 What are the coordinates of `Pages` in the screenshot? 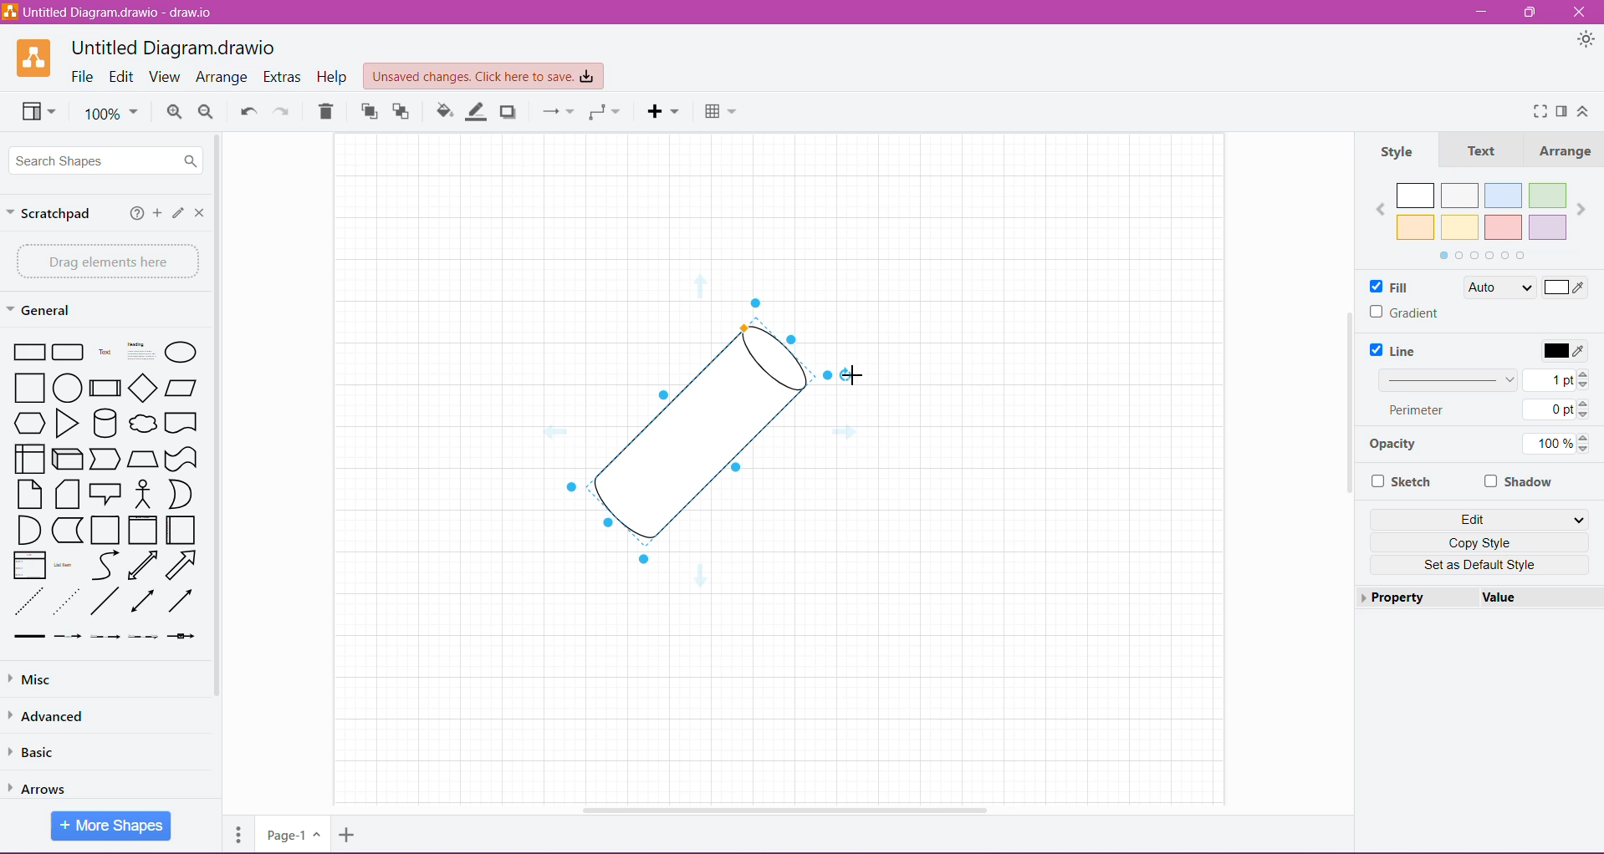 It's located at (237, 838).